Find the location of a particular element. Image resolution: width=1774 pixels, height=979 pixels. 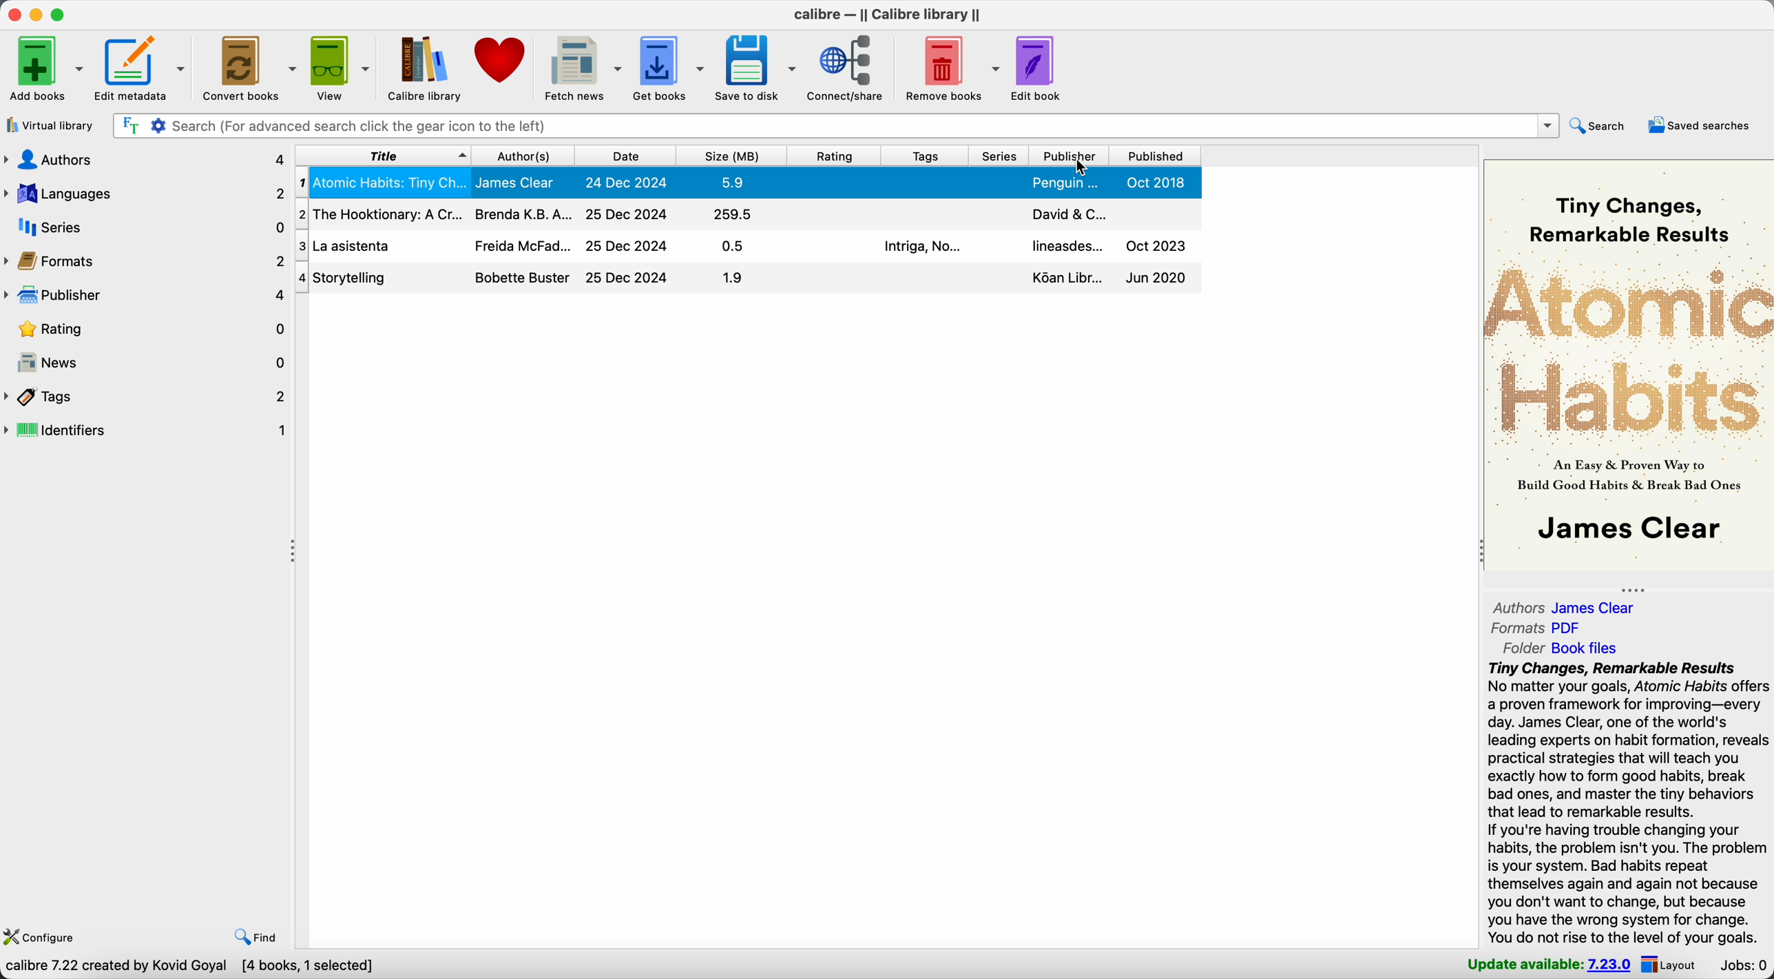

authors james clear is located at coordinates (1565, 608).